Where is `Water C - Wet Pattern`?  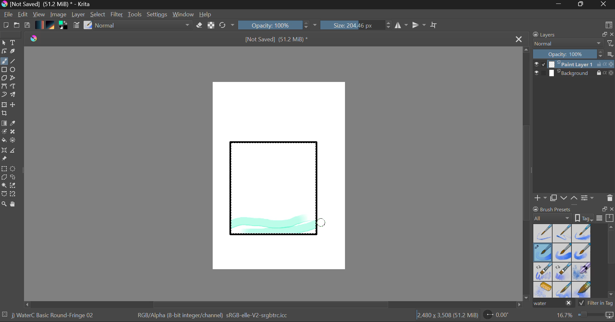
Water C - Wet Pattern is located at coordinates (581, 233).